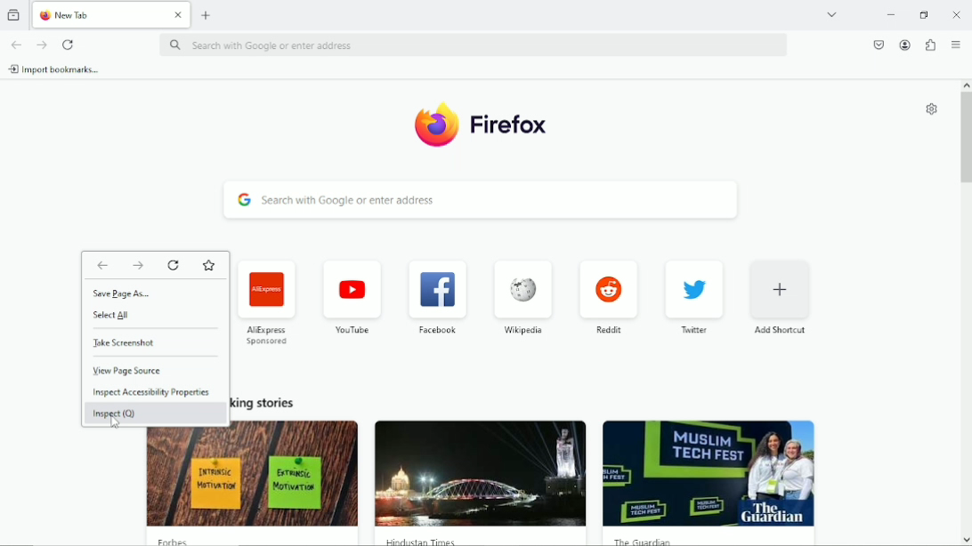 This screenshot has height=546, width=972. What do you see at coordinates (101, 263) in the screenshot?
I see `Go back` at bounding box center [101, 263].